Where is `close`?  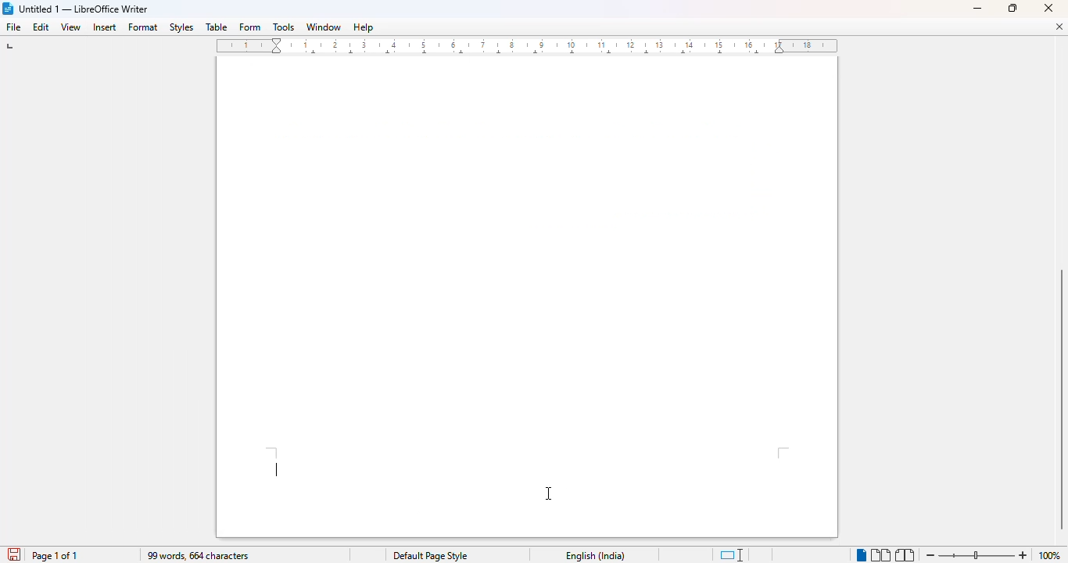 close is located at coordinates (1050, 8).